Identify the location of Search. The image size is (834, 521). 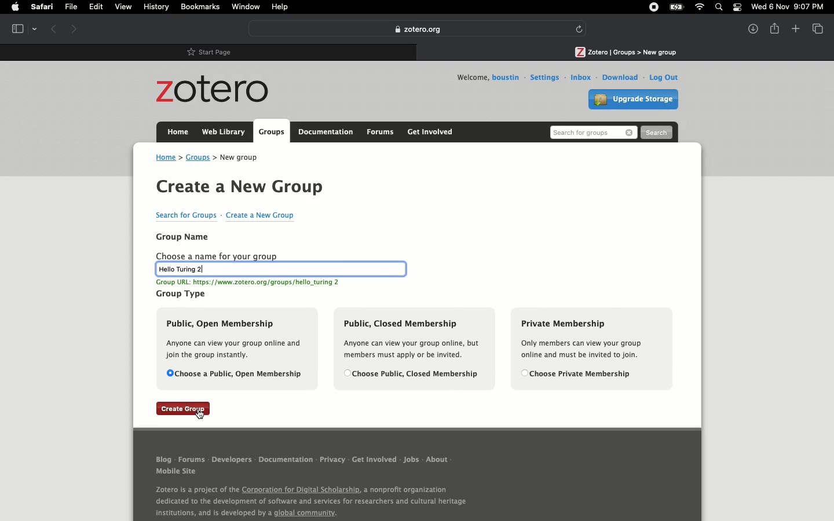
(719, 7).